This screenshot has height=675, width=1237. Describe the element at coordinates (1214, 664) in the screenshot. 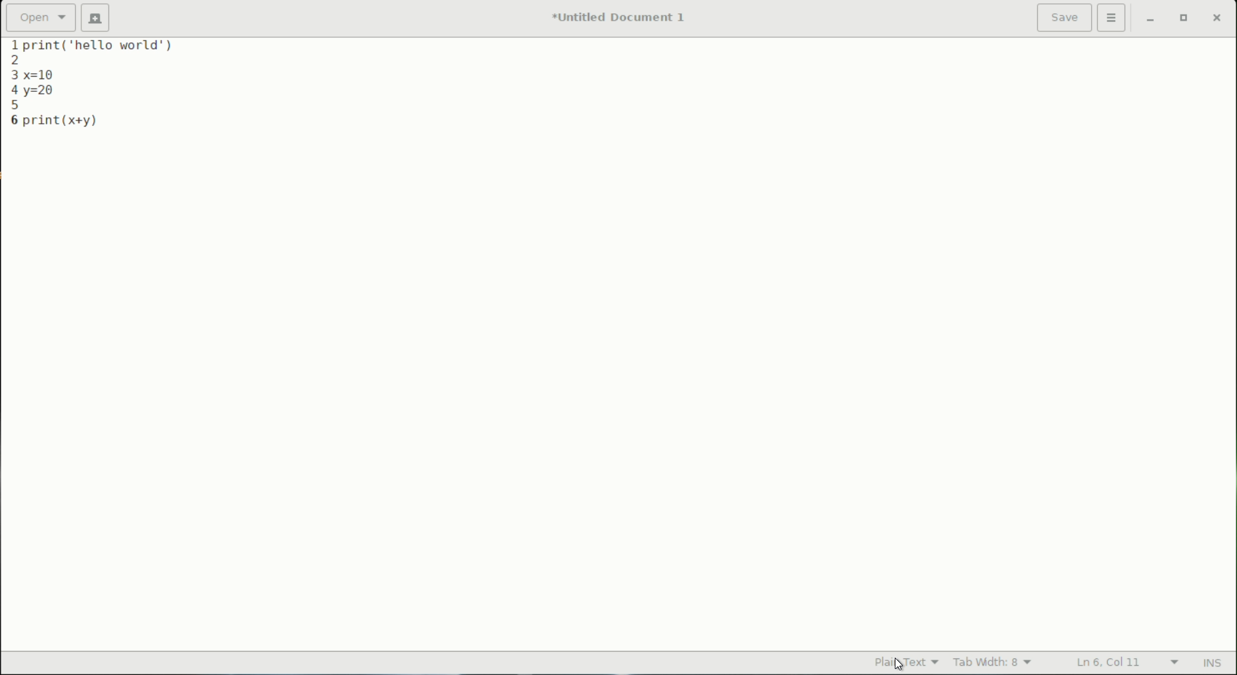

I see `ins` at that location.